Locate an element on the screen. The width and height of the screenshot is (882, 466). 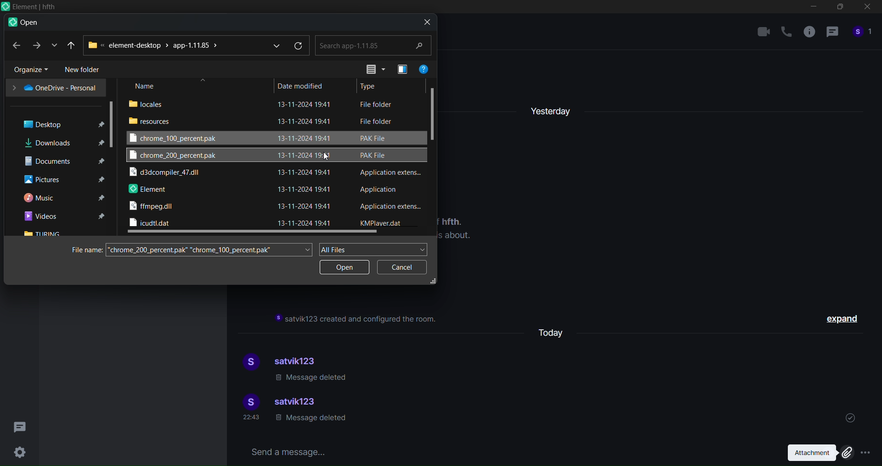
maximize is located at coordinates (839, 9).